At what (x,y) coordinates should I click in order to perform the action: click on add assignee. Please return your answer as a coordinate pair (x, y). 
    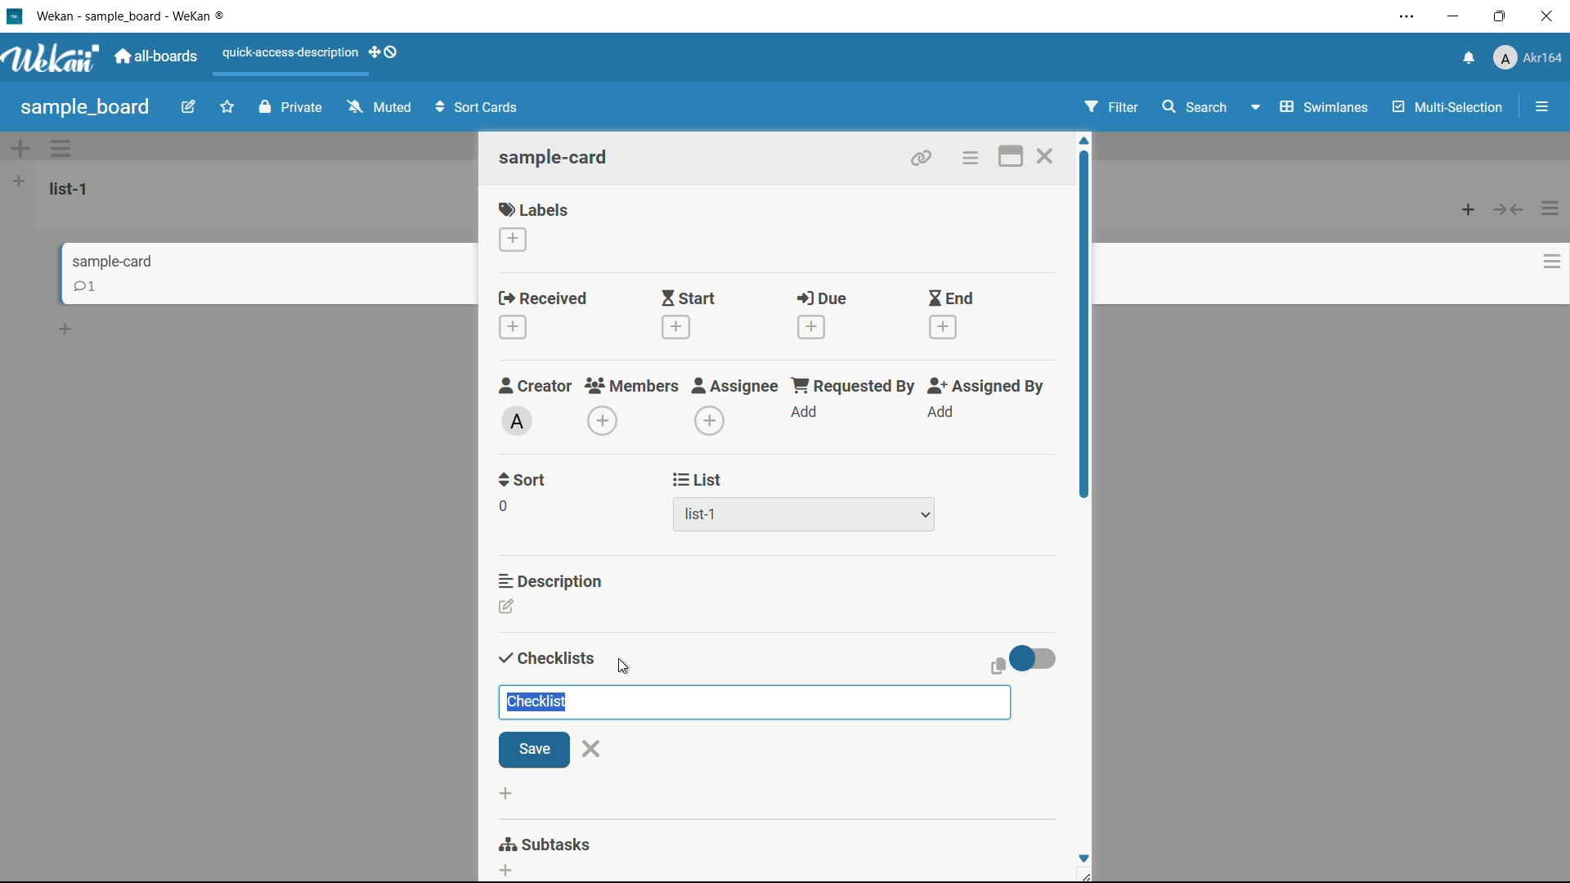
    Looking at the image, I should click on (711, 422).